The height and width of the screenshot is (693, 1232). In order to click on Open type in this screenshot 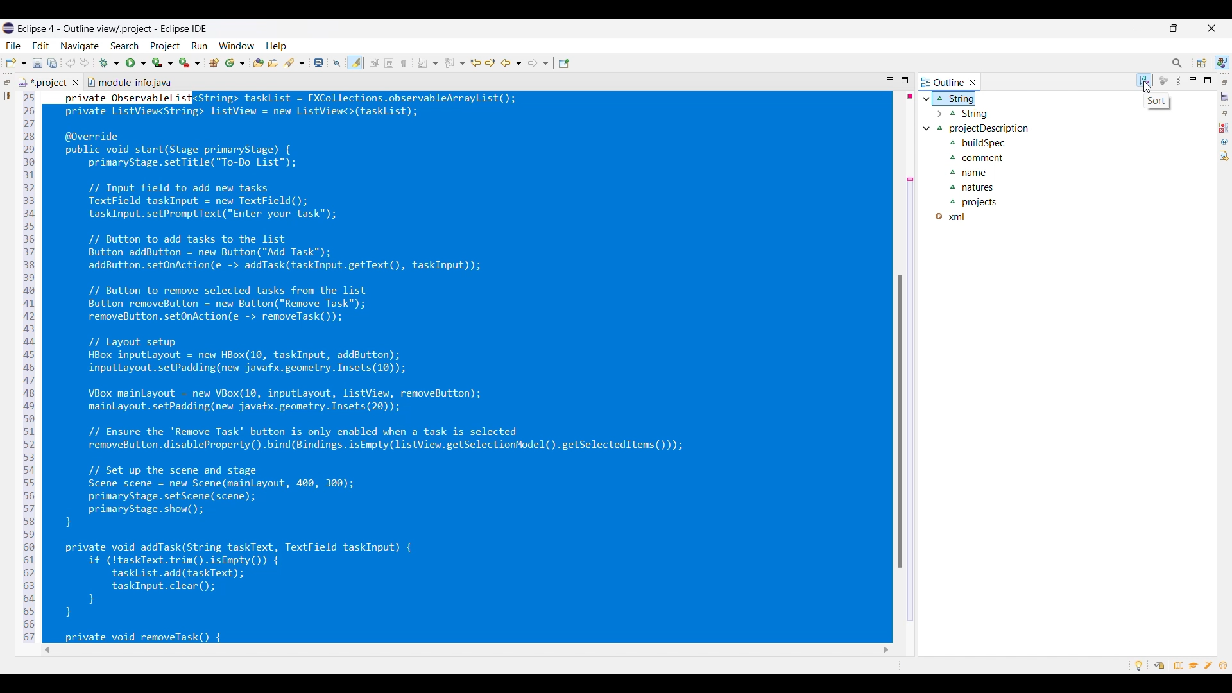, I will do `click(259, 63)`.